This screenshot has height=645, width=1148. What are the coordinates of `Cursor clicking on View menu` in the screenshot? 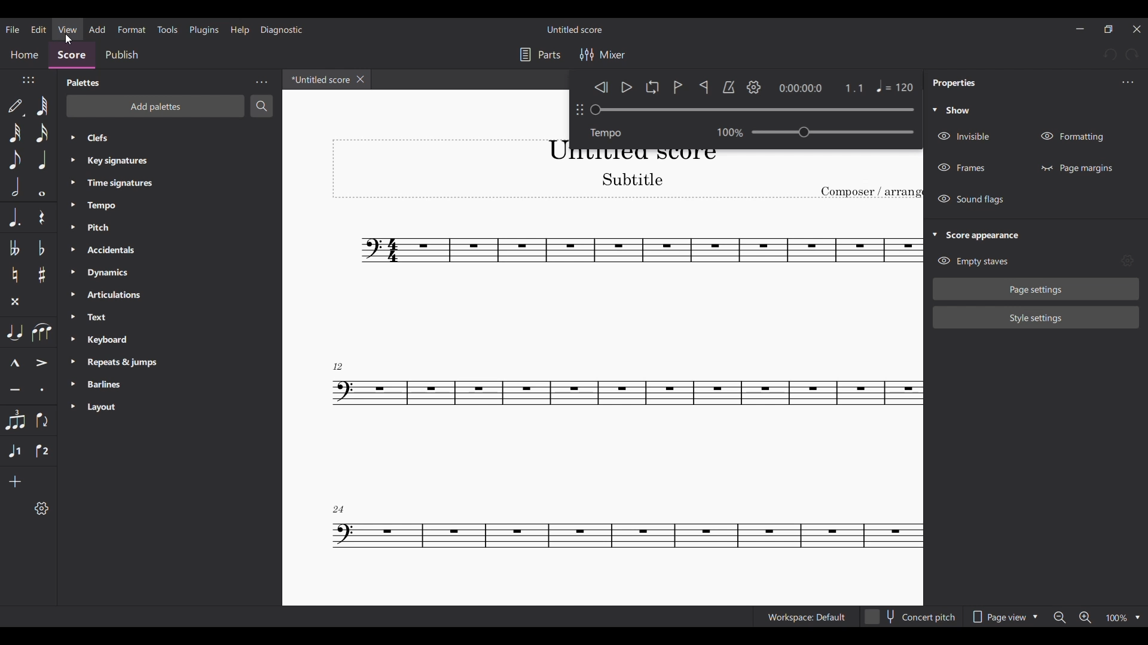 It's located at (71, 39).